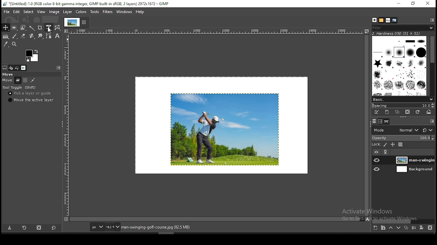 The height and width of the screenshot is (245, 437). I want to click on units, so click(97, 227).